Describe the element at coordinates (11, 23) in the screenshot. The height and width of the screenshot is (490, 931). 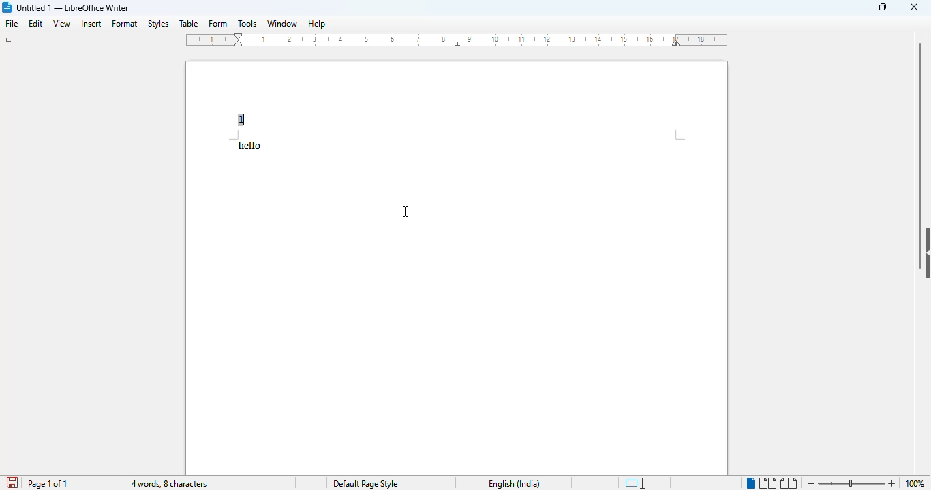
I see `file` at that location.